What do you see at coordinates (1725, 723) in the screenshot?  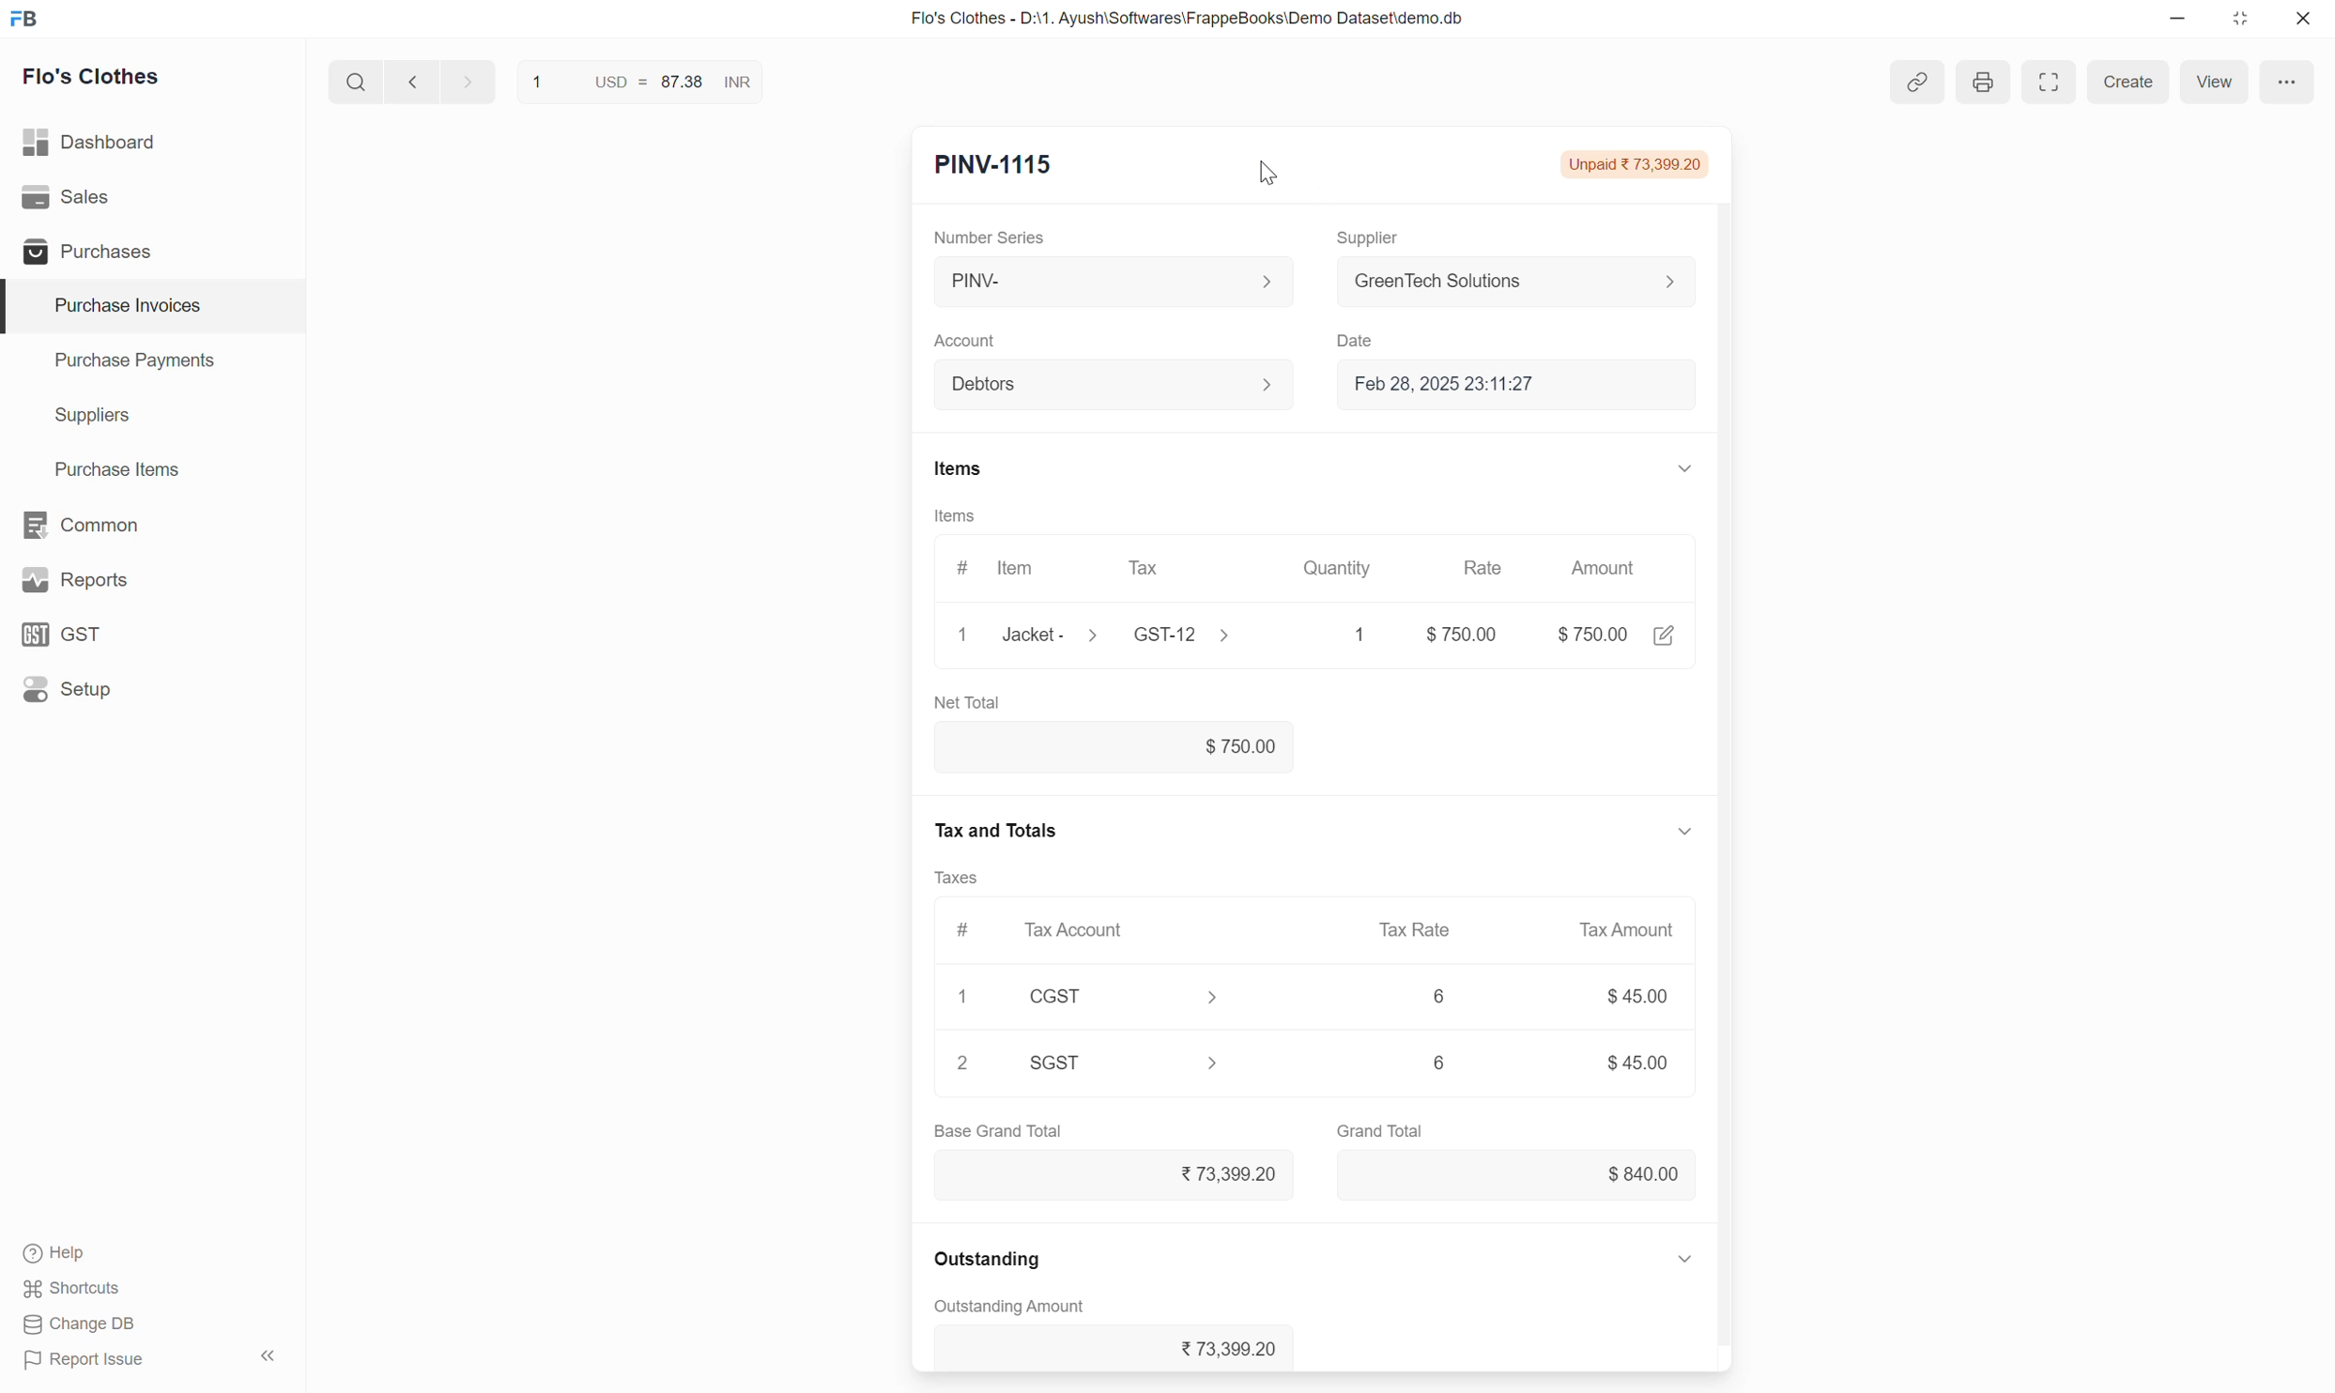 I see `Vertical slide bar` at bounding box center [1725, 723].